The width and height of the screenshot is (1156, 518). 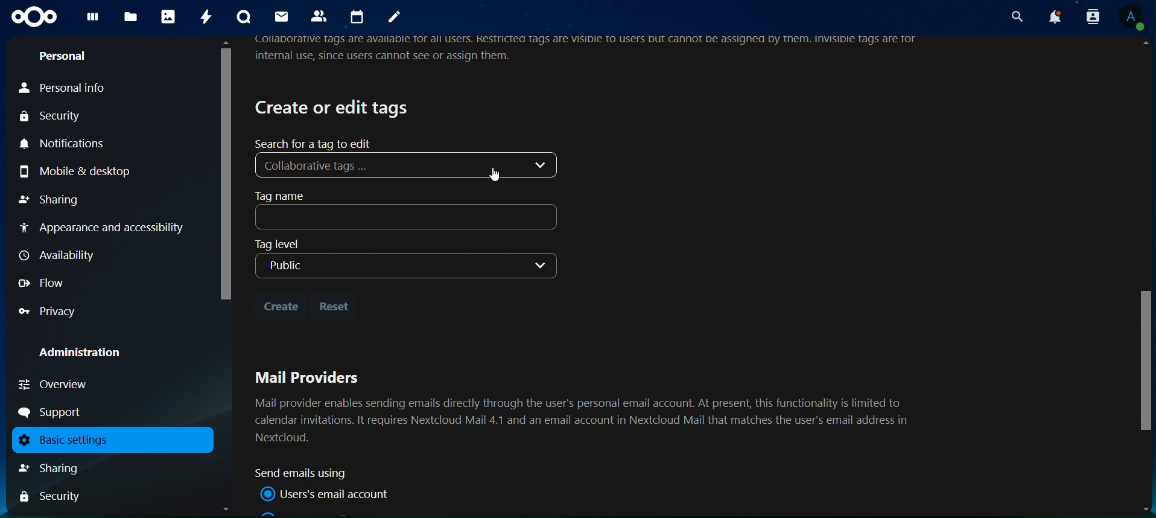 What do you see at coordinates (359, 17) in the screenshot?
I see `calendar` at bounding box center [359, 17].